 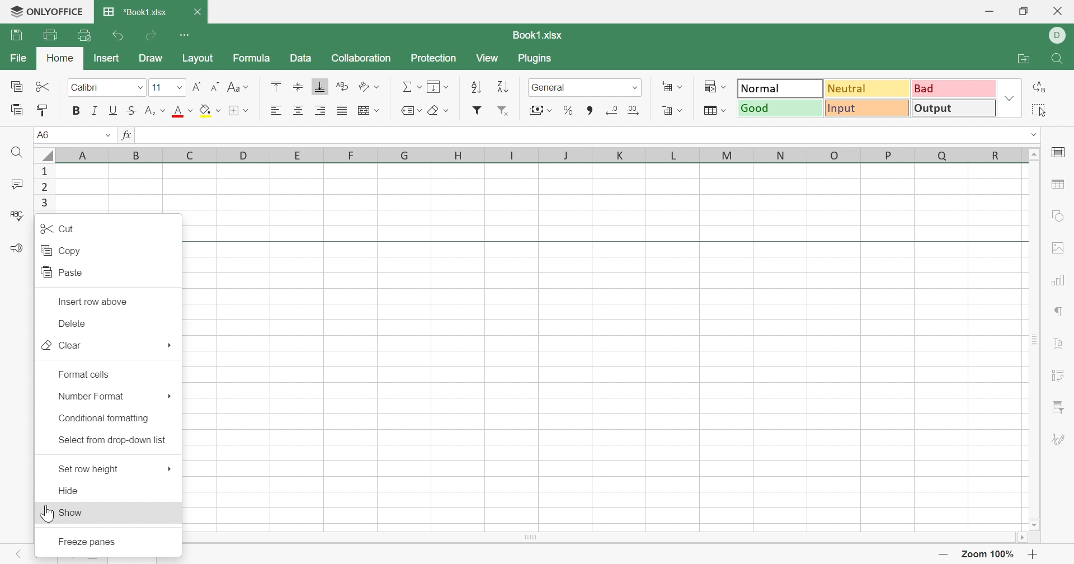 What do you see at coordinates (371, 84) in the screenshot?
I see `Orientation` at bounding box center [371, 84].